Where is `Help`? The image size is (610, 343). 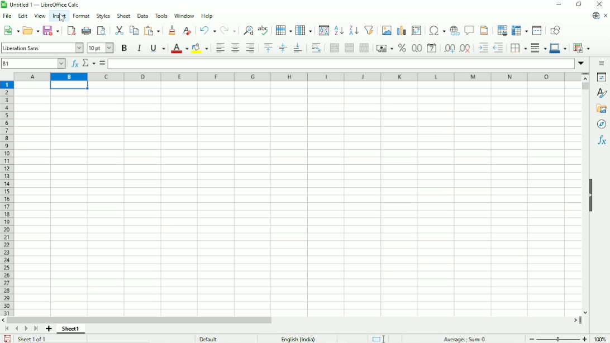
Help is located at coordinates (207, 16).